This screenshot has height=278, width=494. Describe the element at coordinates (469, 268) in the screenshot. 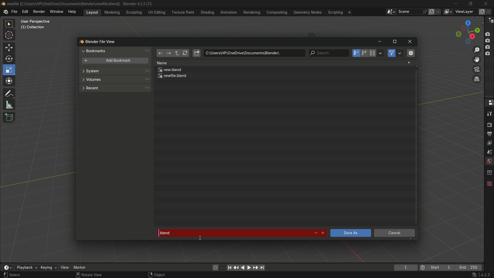

I see `final frame of the playback` at that location.